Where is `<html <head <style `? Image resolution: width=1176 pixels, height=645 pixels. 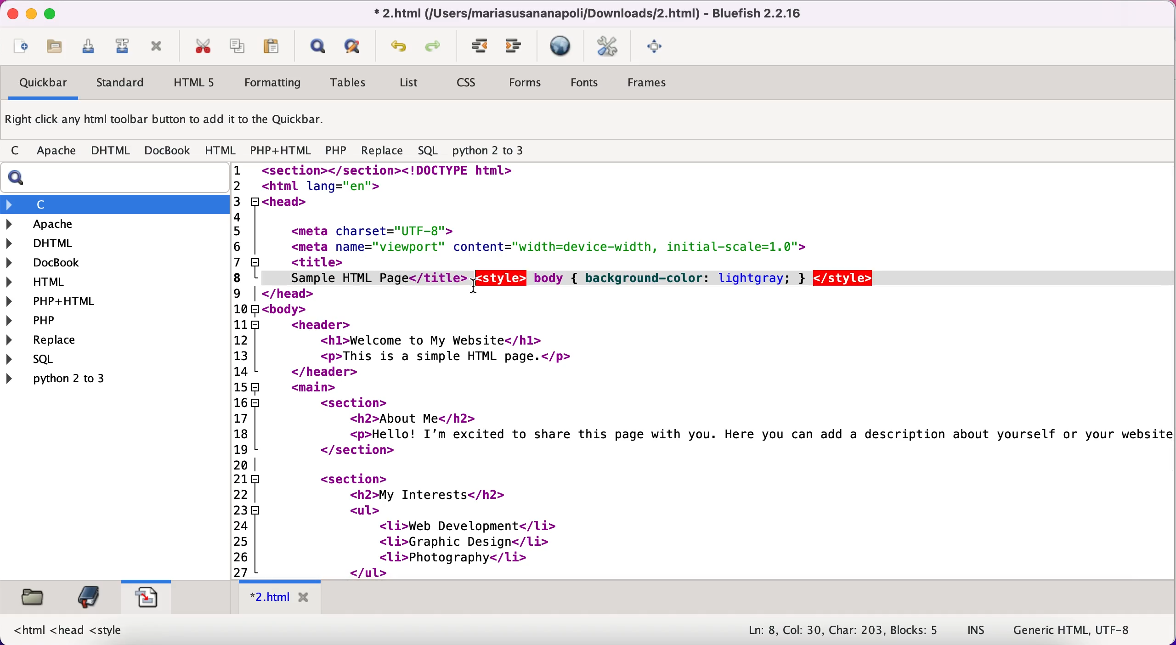
<html <head <style  is located at coordinates (68, 629).